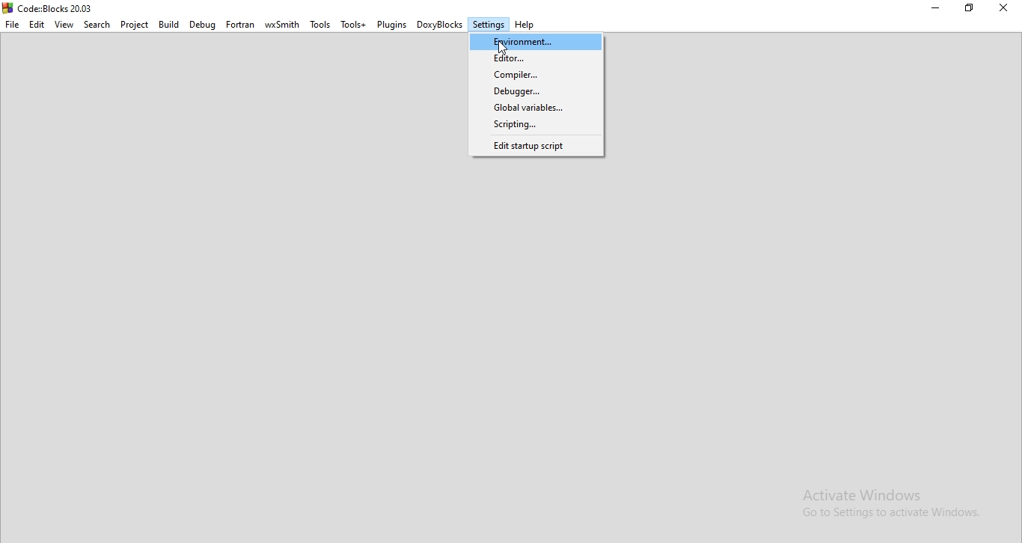  Describe the element at coordinates (202, 25) in the screenshot. I see `Debug` at that location.